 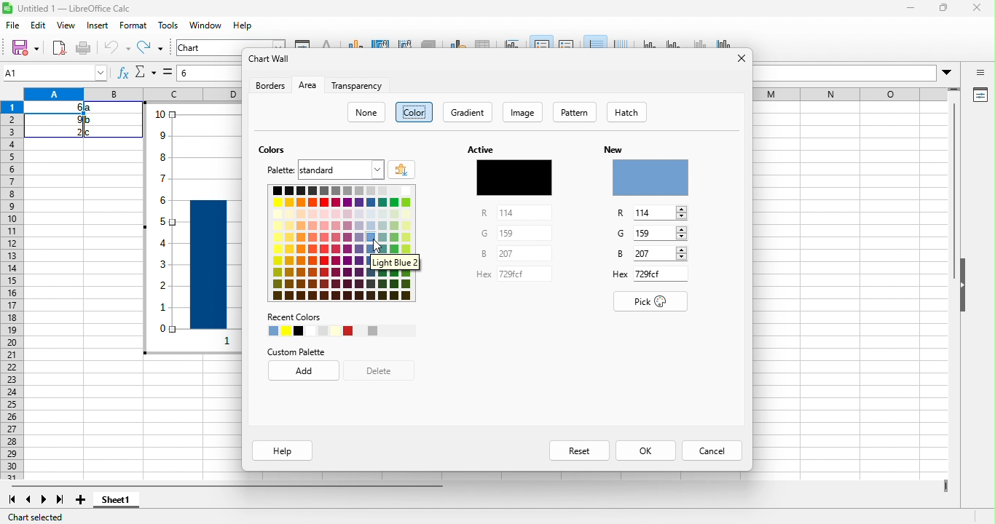 What do you see at coordinates (82, 502) in the screenshot?
I see `new sheet` at bounding box center [82, 502].